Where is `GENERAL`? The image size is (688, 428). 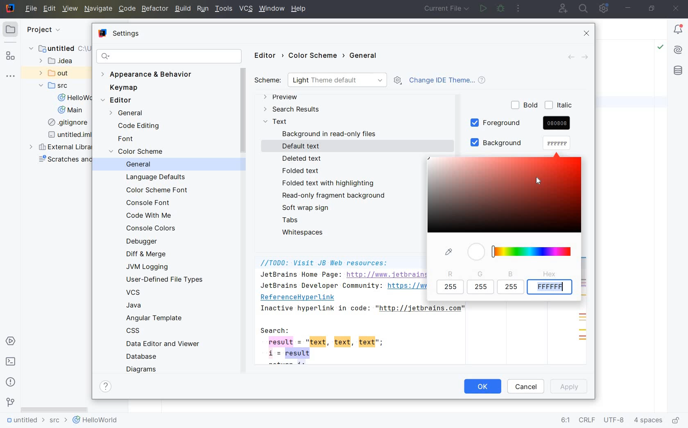 GENERAL is located at coordinates (366, 57).